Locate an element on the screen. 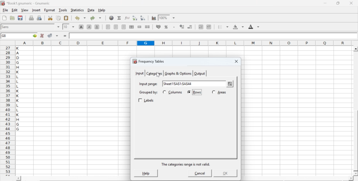  borders is located at coordinates (223, 27).